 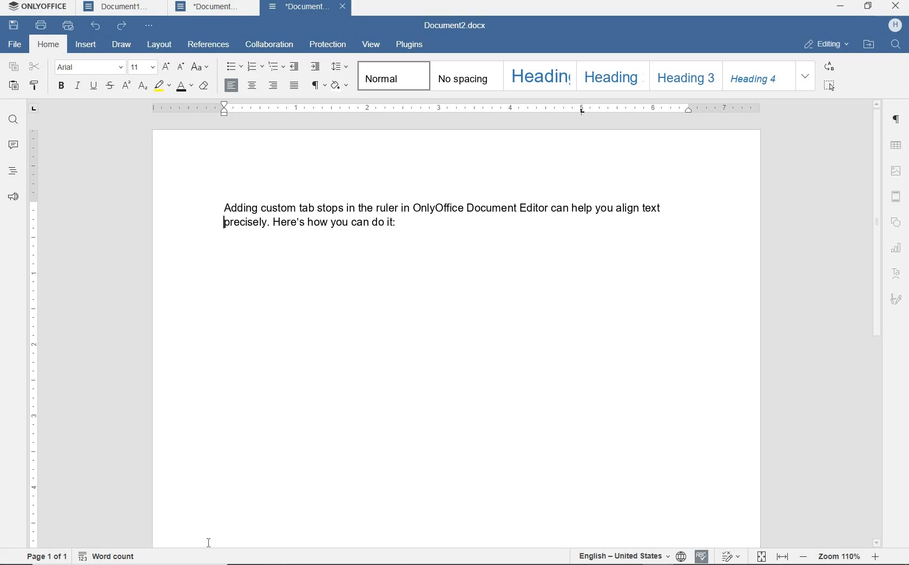 What do you see at coordinates (94, 87) in the screenshot?
I see `underline` at bounding box center [94, 87].